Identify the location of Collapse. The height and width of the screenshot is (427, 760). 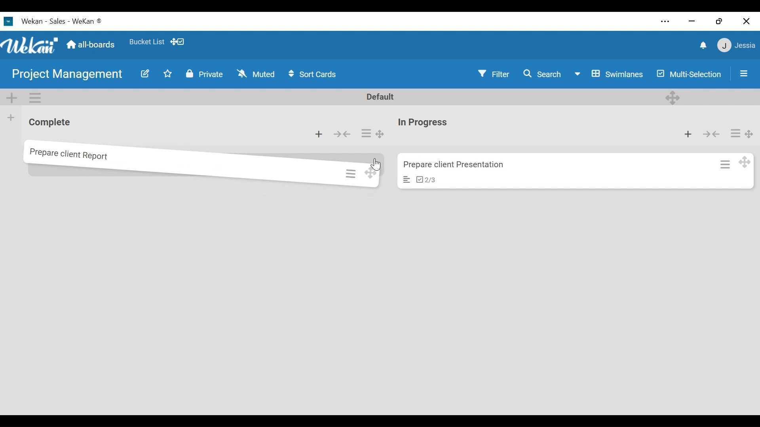
(344, 134).